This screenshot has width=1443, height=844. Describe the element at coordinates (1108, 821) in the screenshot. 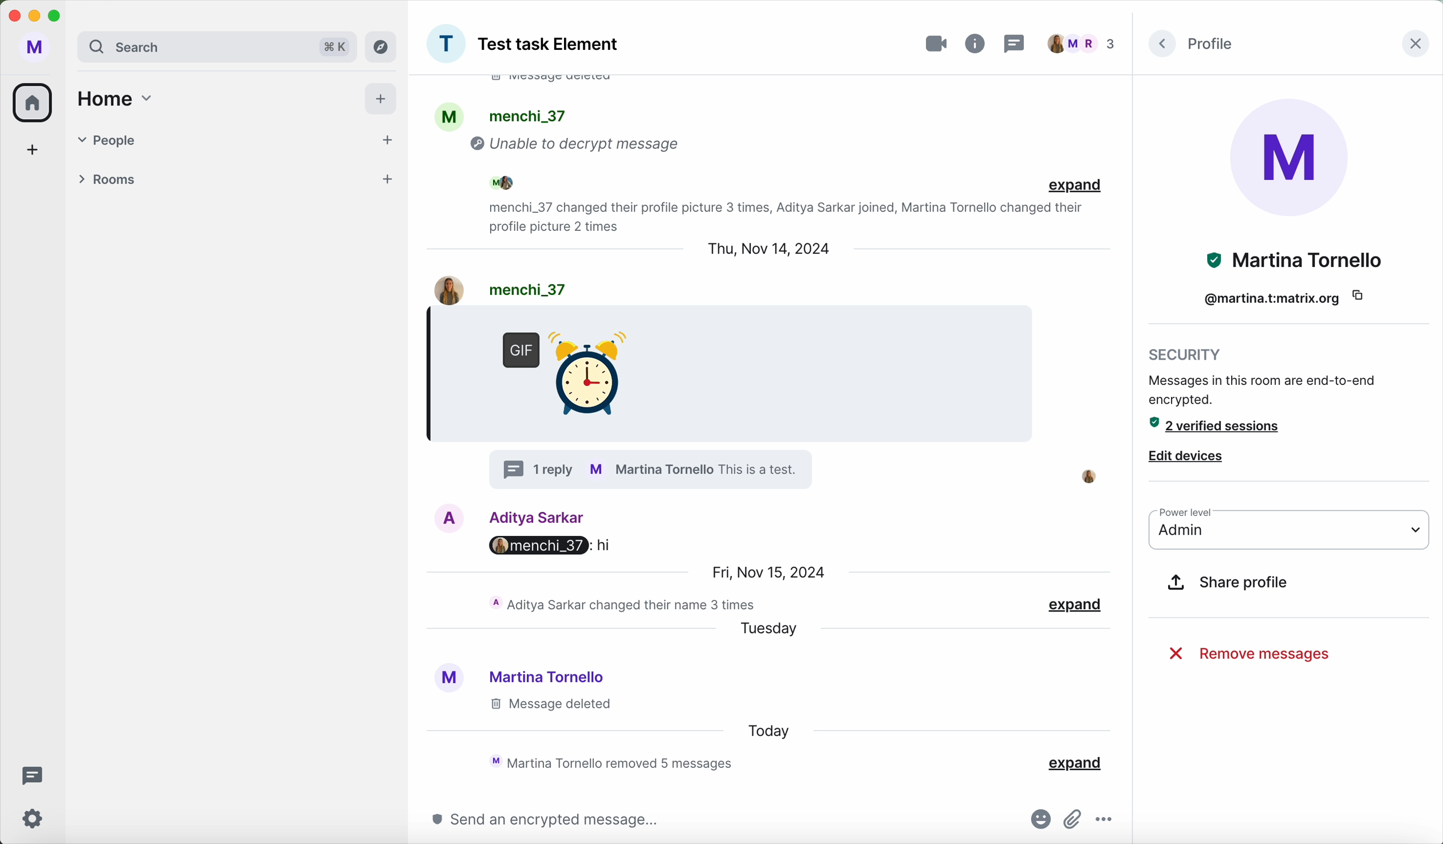

I see `more options` at that location.